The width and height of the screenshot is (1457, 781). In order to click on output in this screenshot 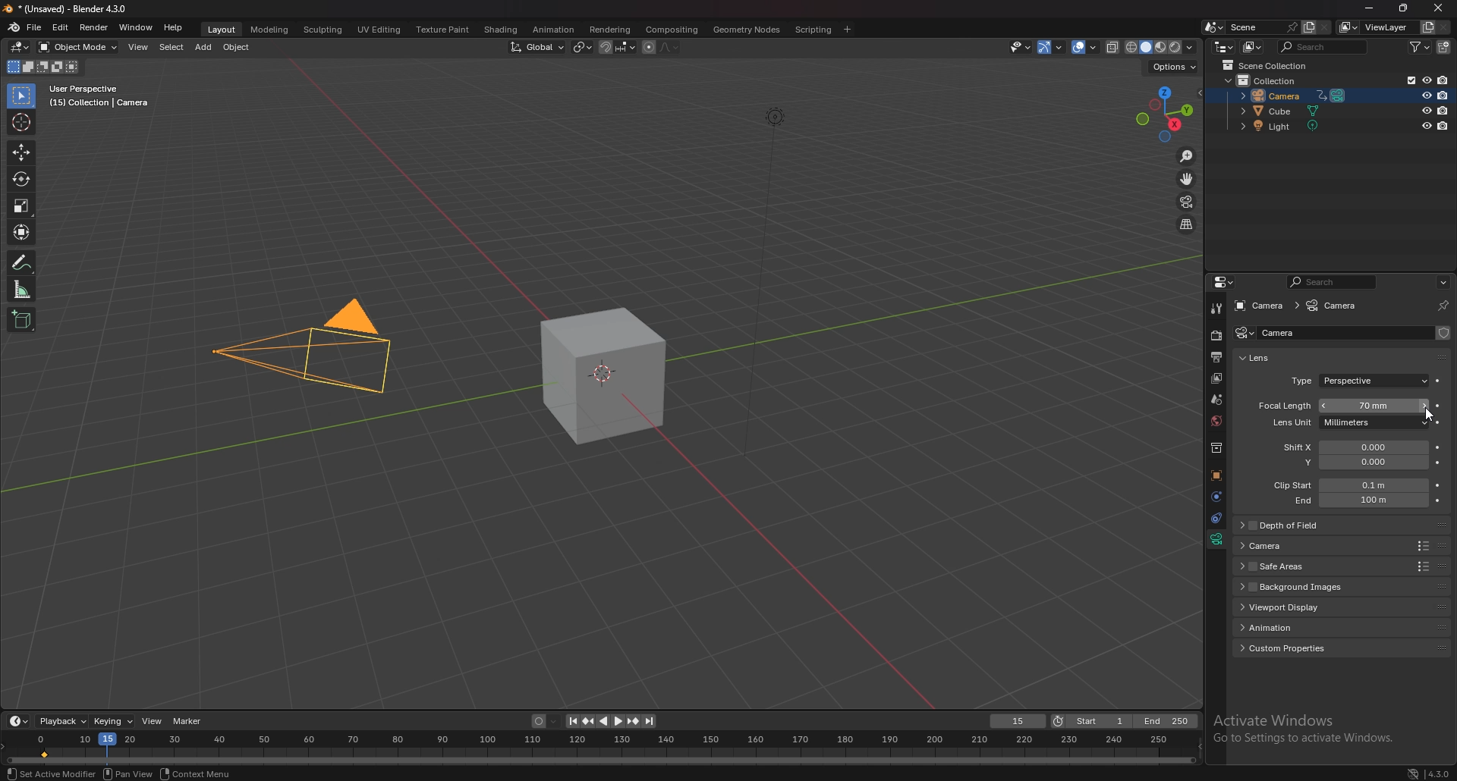, I will do `click(1217, 356)`.